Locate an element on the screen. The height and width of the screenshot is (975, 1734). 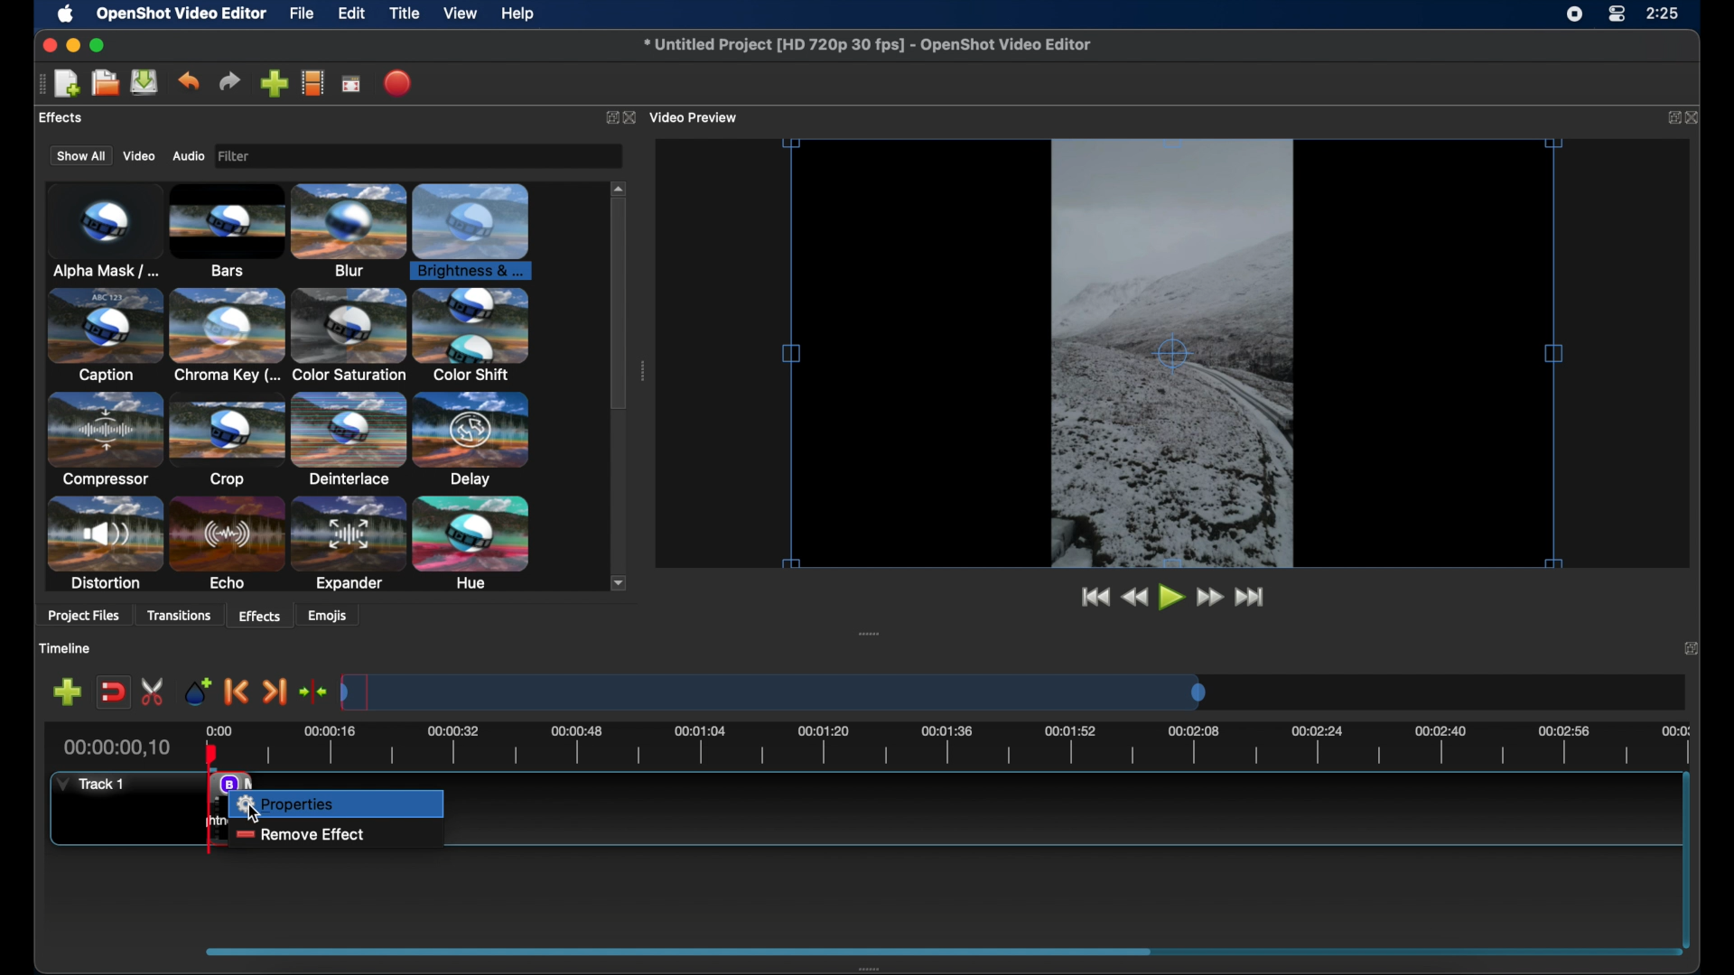
video is located at coordinates (139, 156).